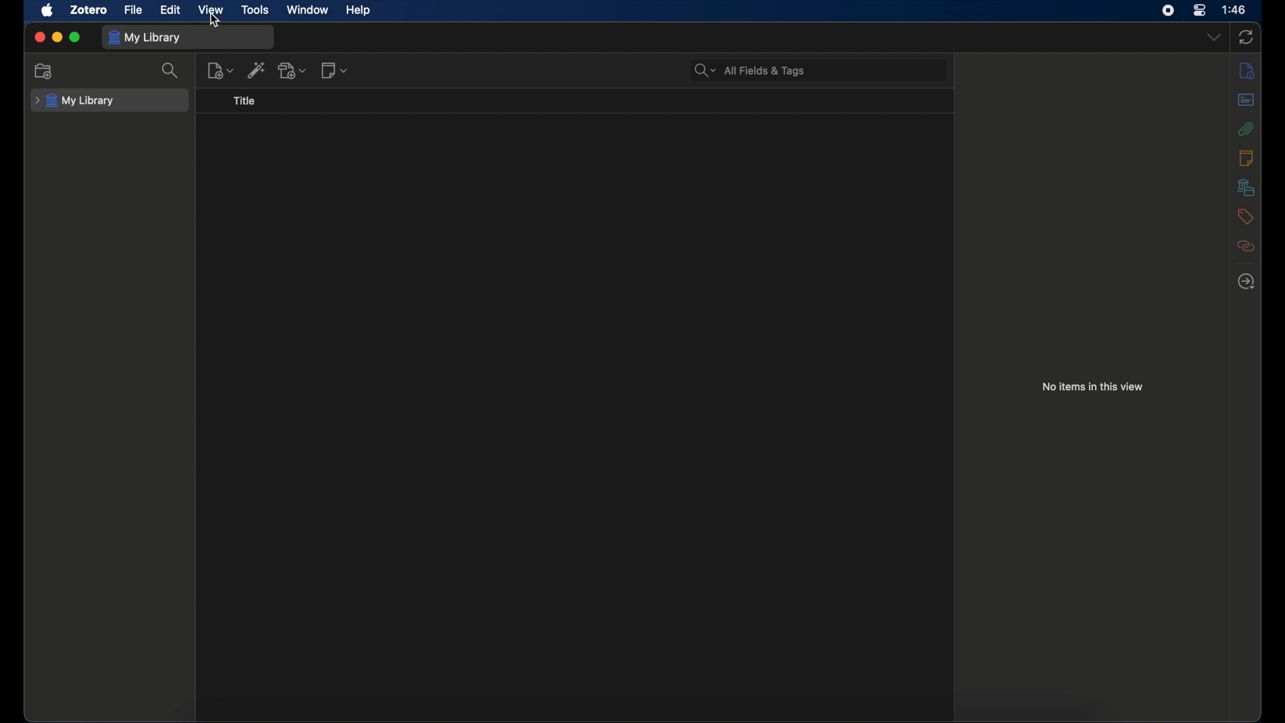 Image resolution: width=1285 pixels, height=723 pixels. Describe the element at coordinates (1244, 216) in the screenshot. I see `tags` at that location.